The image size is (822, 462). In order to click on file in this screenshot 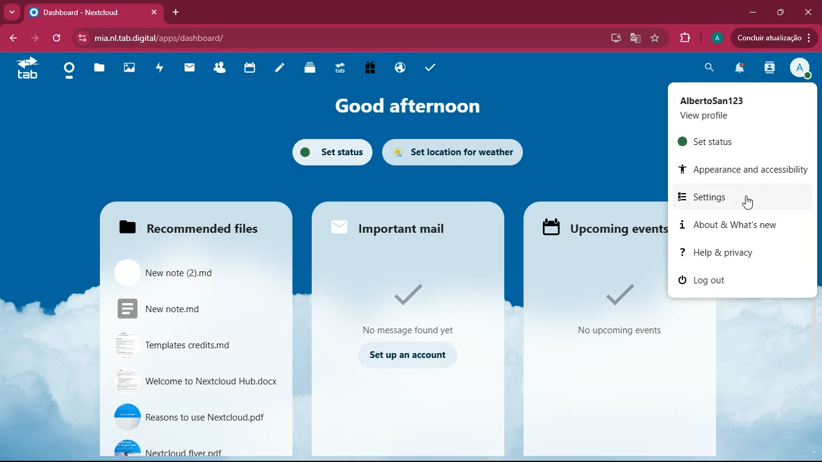, I will do `click(195, 381)`.